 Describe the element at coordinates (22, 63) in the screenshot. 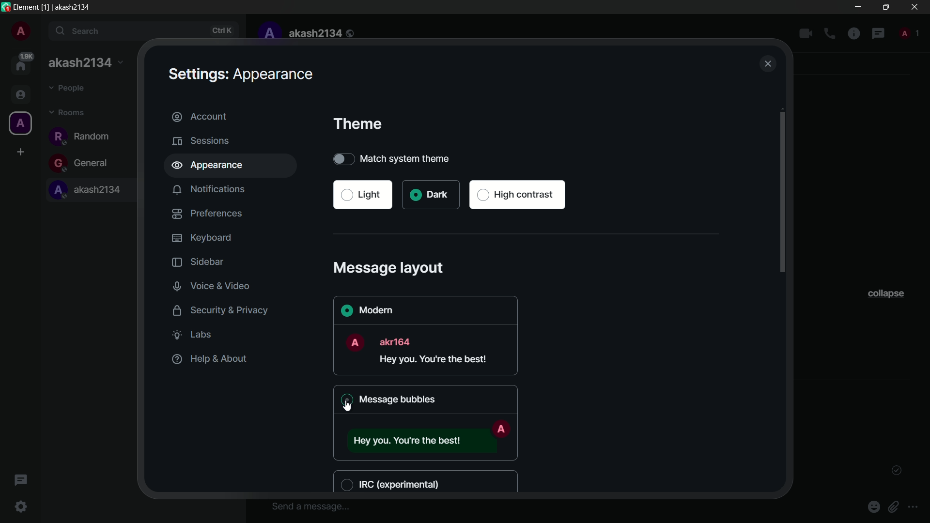

I see `home page` at that location.